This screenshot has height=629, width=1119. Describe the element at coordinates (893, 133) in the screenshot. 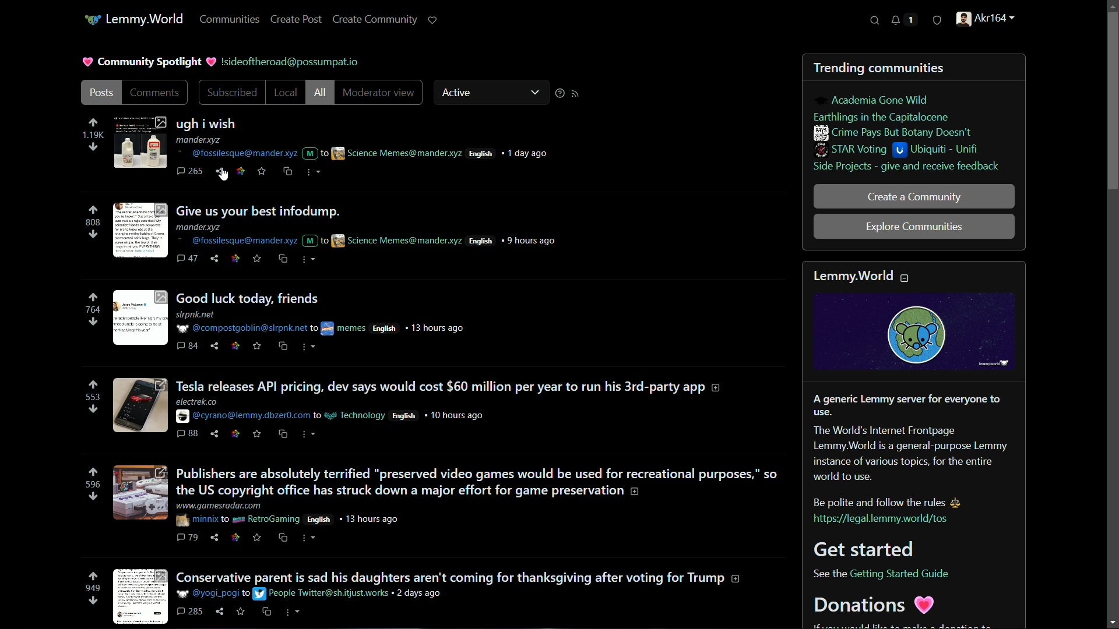

I see `crime pays but botany doesn't` at that location.